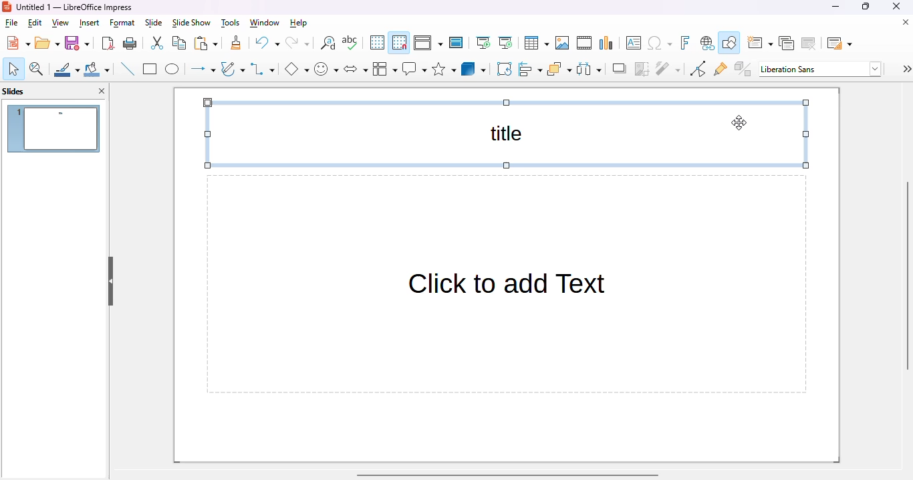 The image size is (913, 480). I want to click on insert special characters, so click(660, 43).